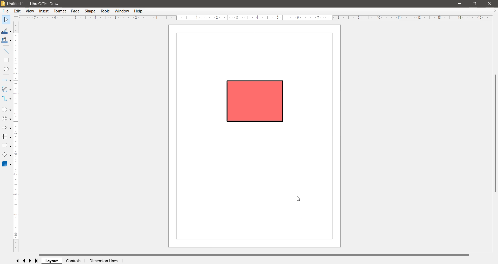 The height and width of the screenshot is (264, 498). Describe the element at coordinates (460, 3) in the screenshot. I see `Minimize` at that location.